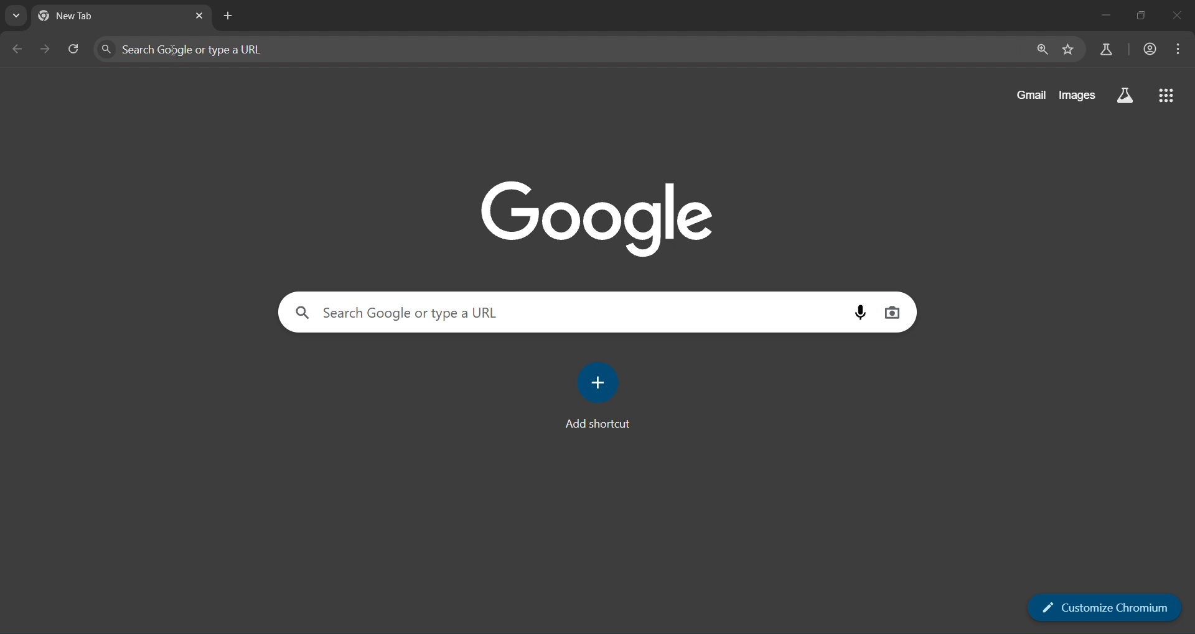 The height and width of the screenshot is (634, 1195). I want to click on add shortcut, so click(603, 396).